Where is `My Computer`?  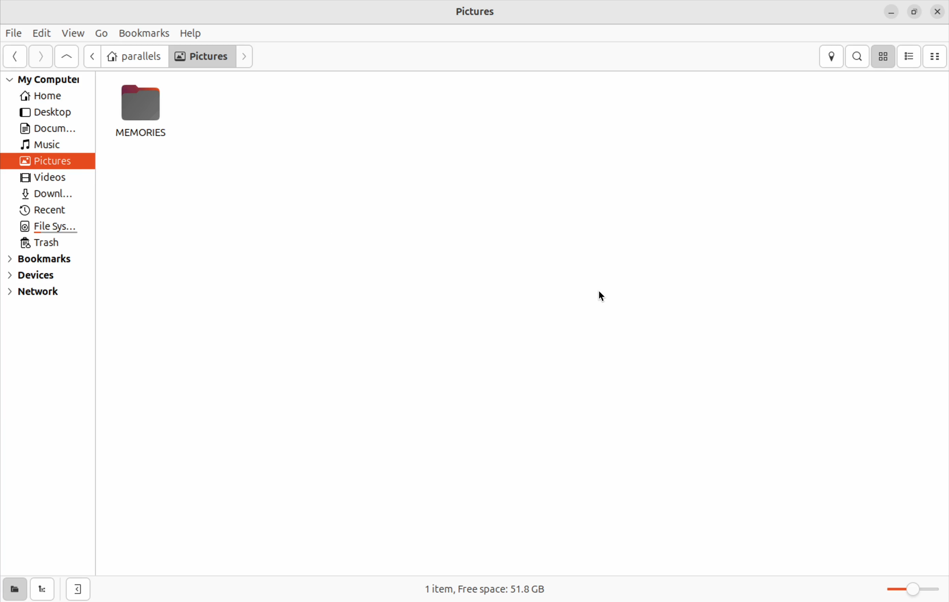 My Computer is located at coordinates (47, 80).